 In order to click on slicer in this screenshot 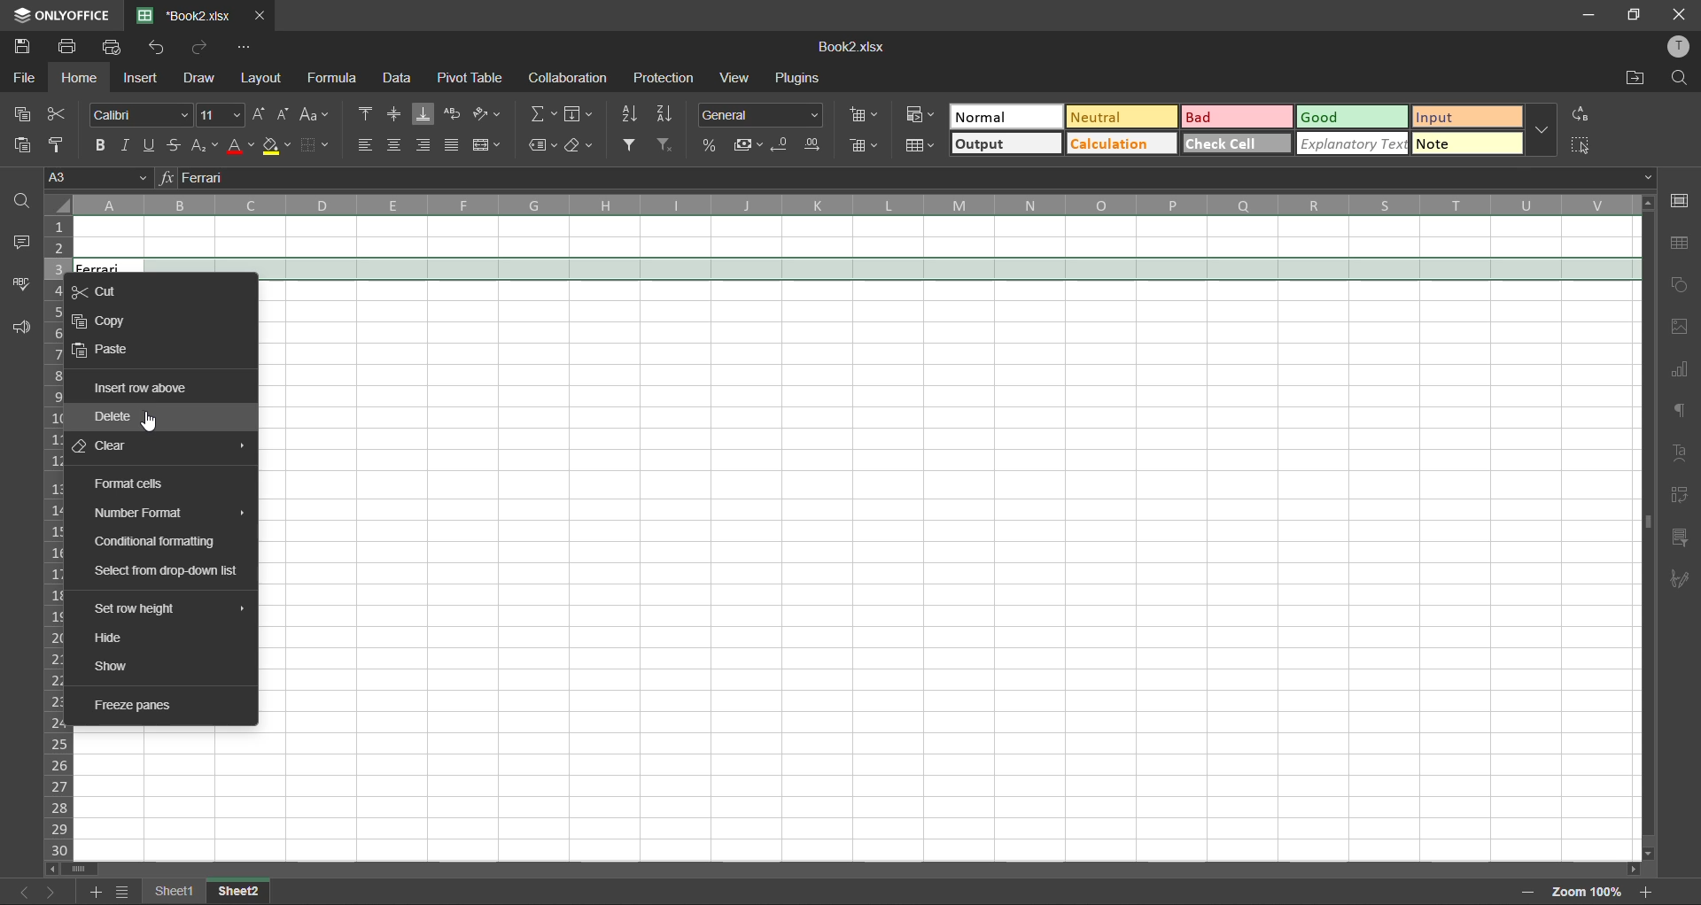, I will do `click(1683, 537)`.